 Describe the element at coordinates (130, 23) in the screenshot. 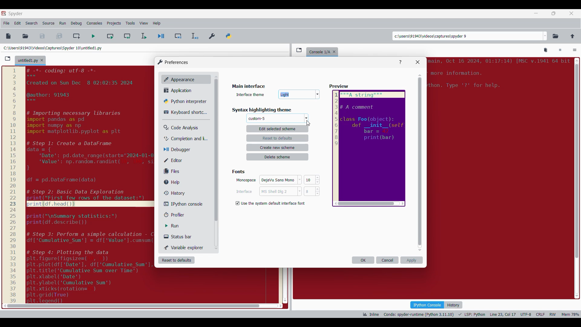

I see `Tools menu` at that location.